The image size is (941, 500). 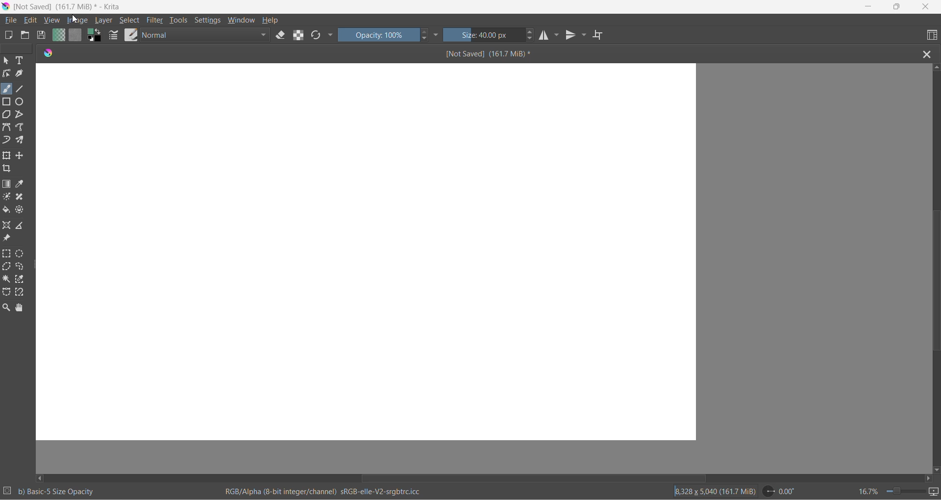 I want to click on minimize, so click(x=869, y=7).